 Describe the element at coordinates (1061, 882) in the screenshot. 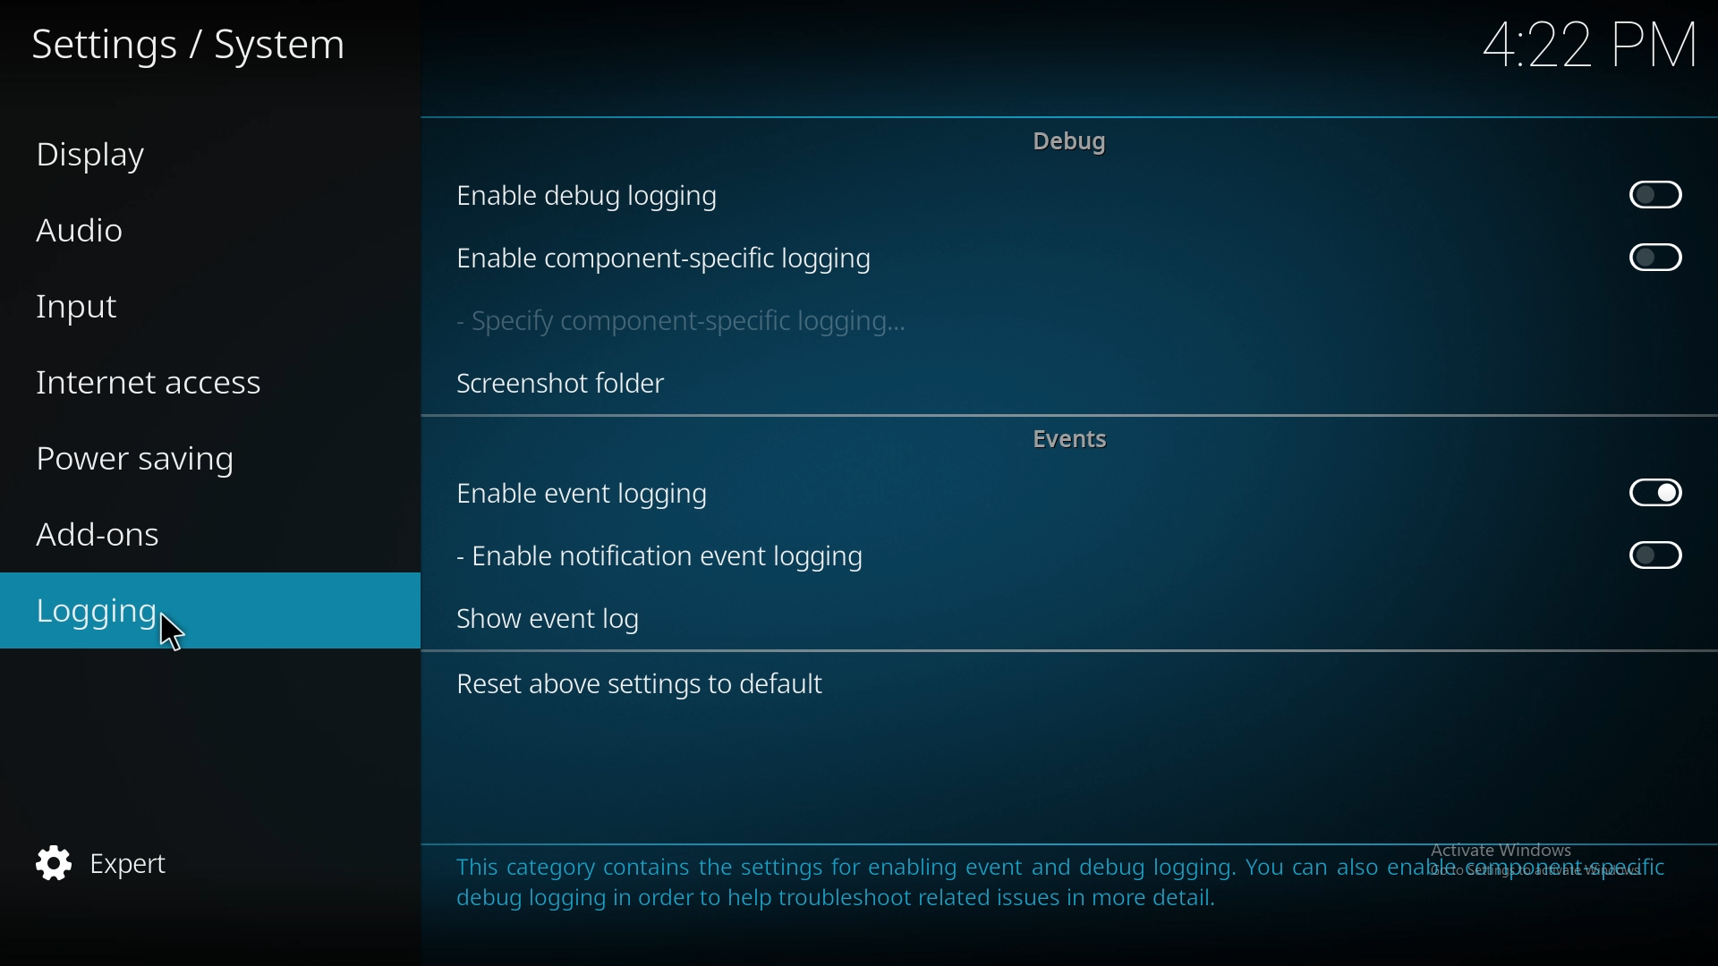

I see `info` at that location.